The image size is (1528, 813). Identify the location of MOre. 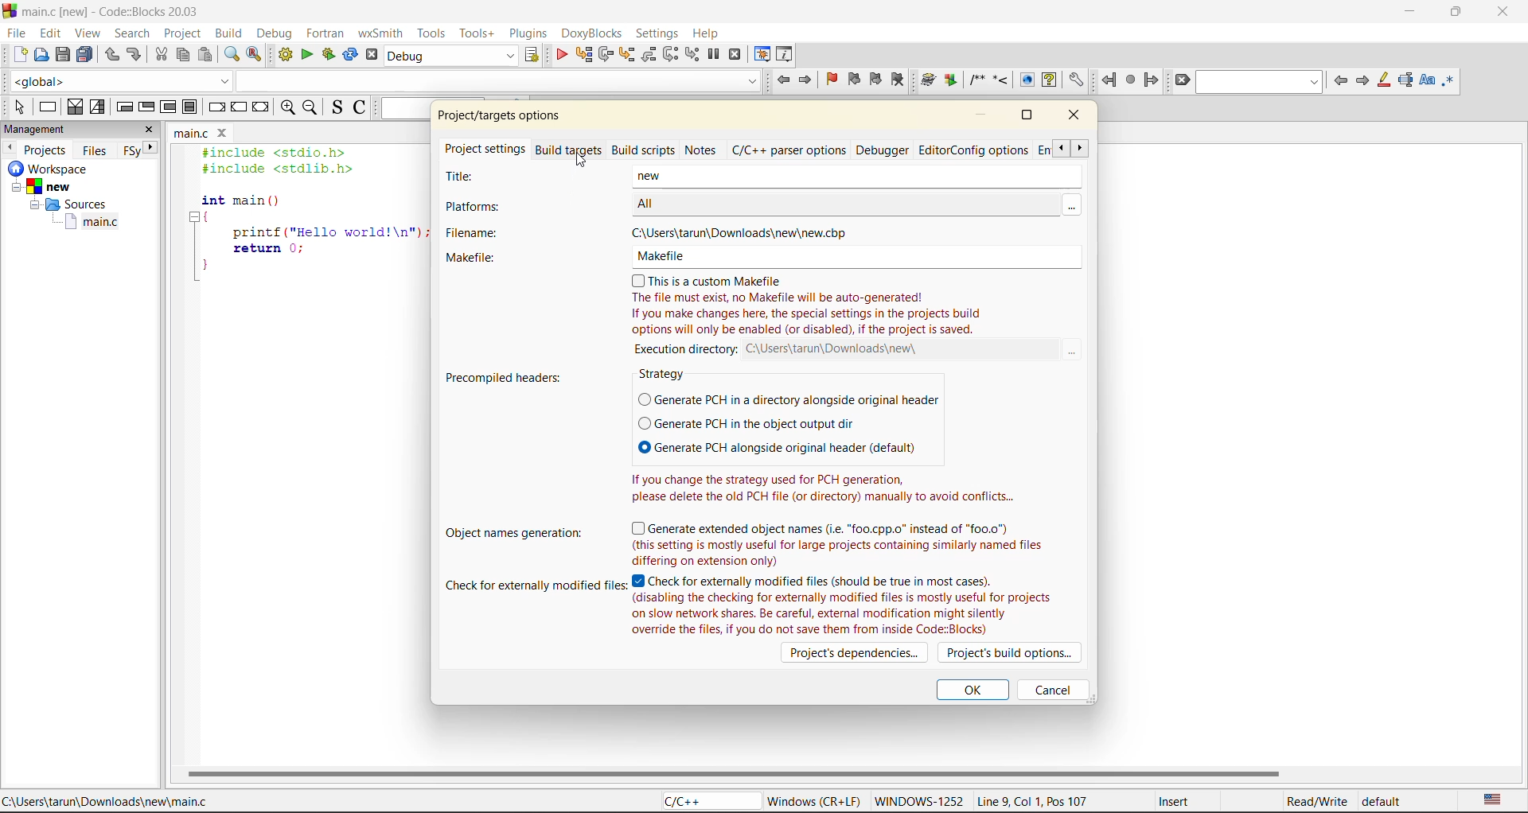
(1078, 204).